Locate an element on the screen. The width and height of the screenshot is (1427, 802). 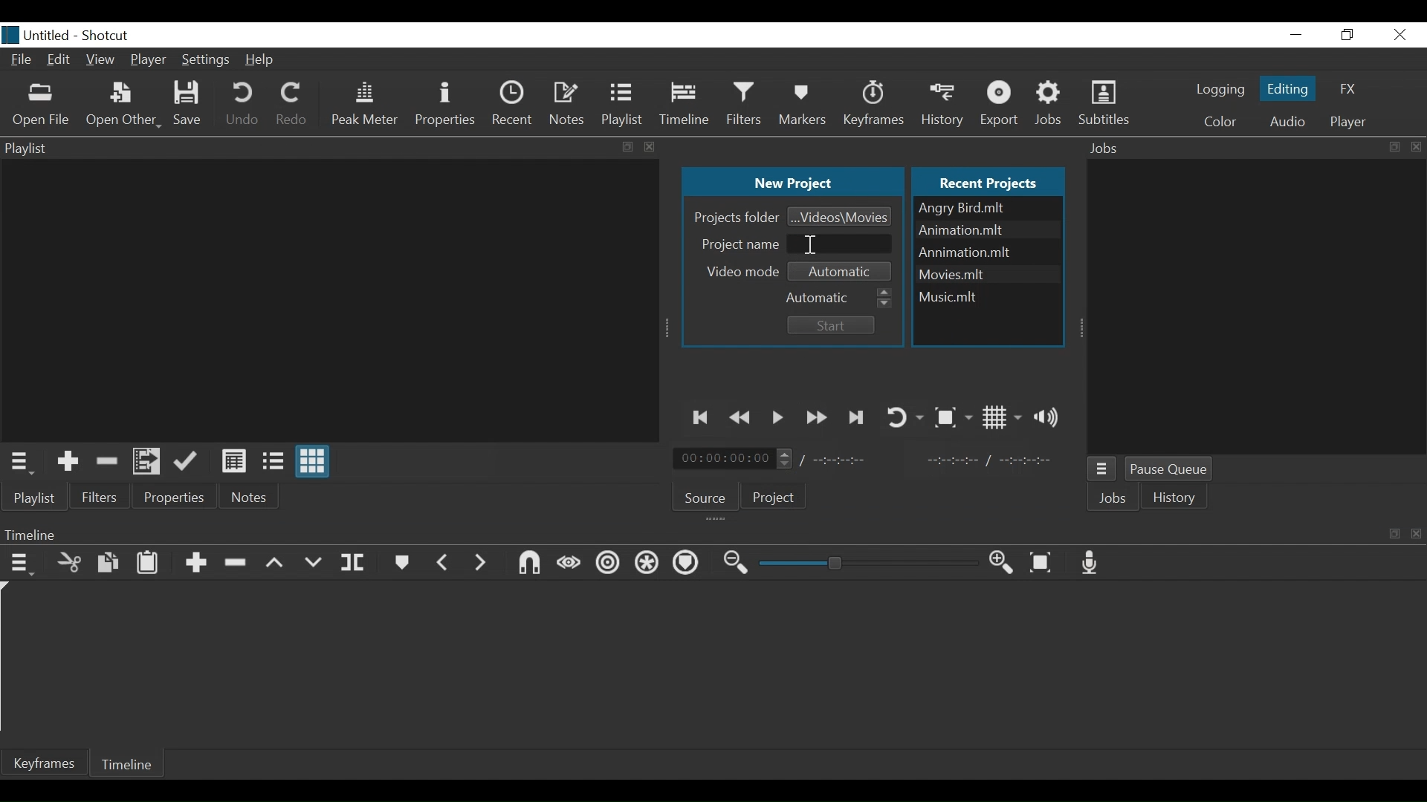
Project Name is located at coordinates (737, 243).